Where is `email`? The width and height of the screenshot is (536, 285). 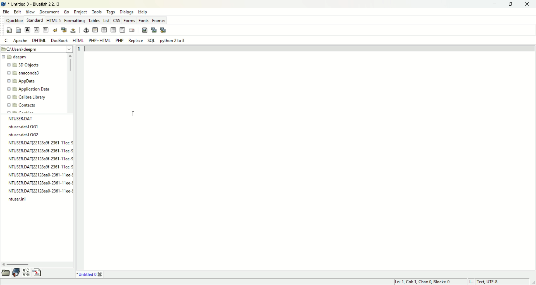
email is located at coordinates (132, 30).